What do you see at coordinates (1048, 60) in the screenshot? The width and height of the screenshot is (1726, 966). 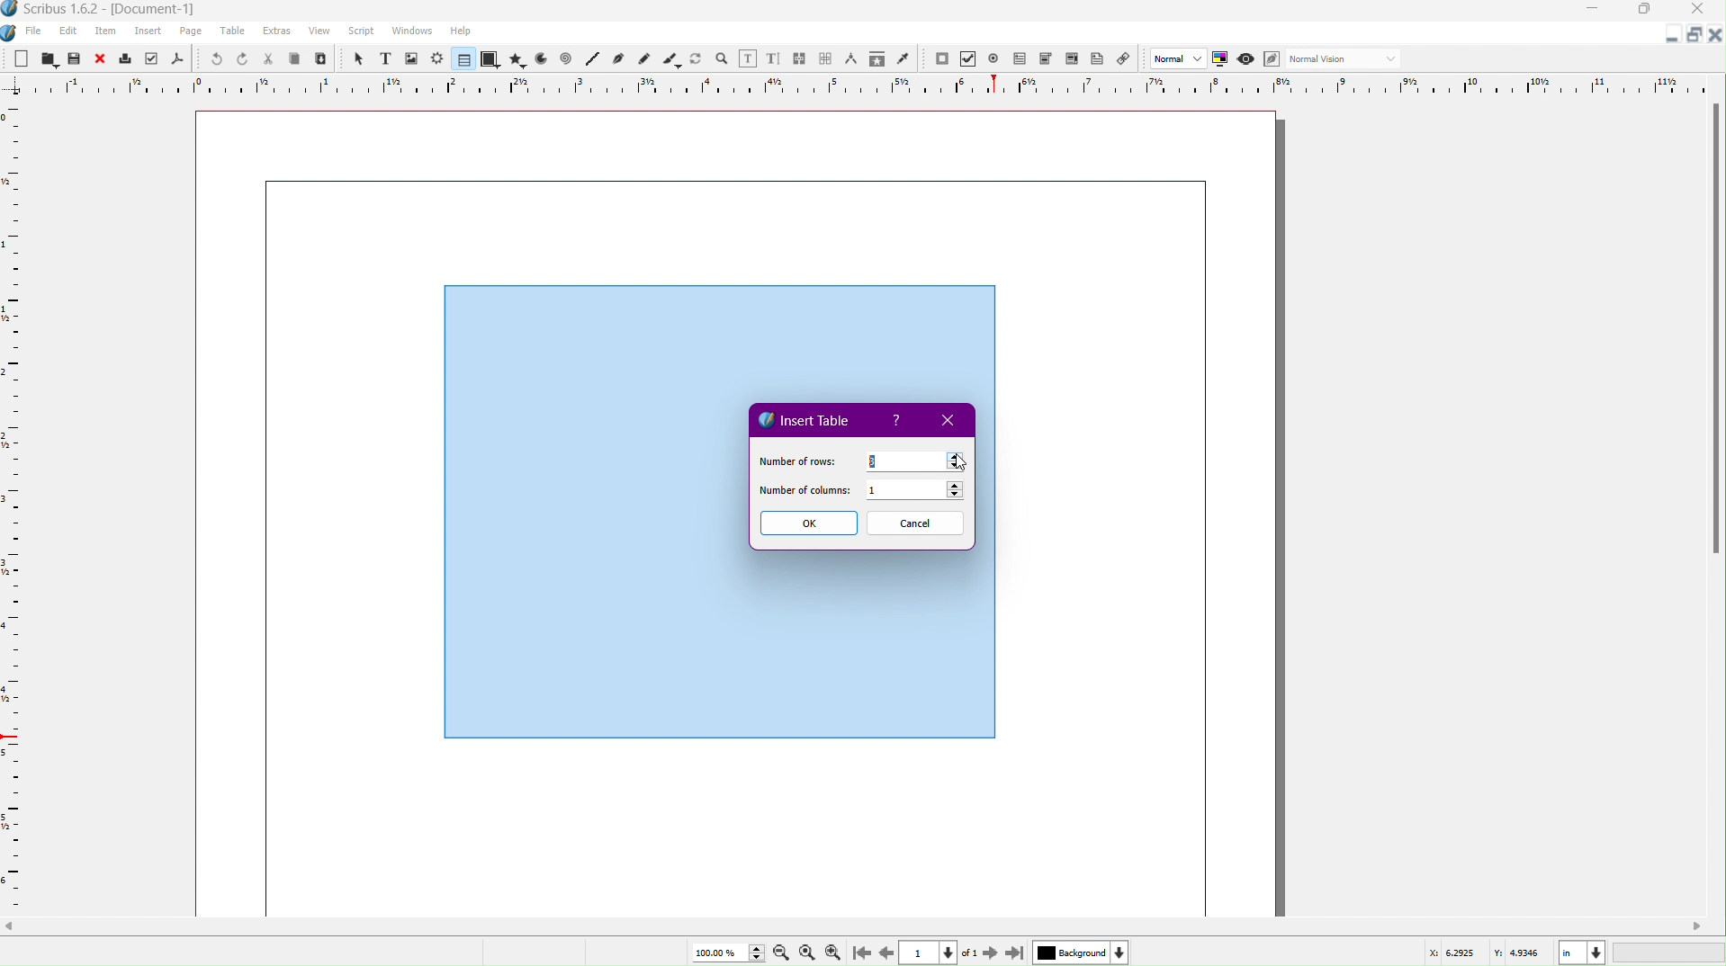 I see `PDF Combo Box` at bounding box center [1048, 60].